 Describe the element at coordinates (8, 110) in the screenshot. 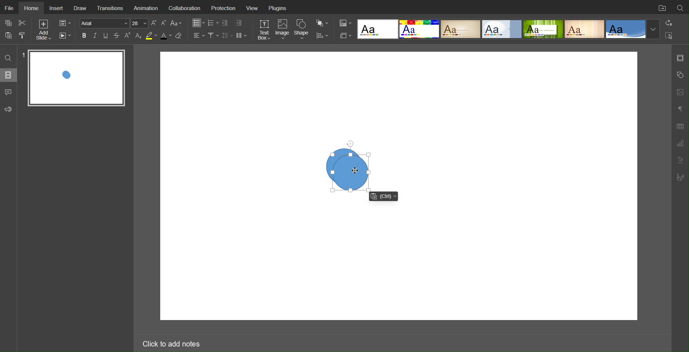

I see `Feedback and Support` at that location.